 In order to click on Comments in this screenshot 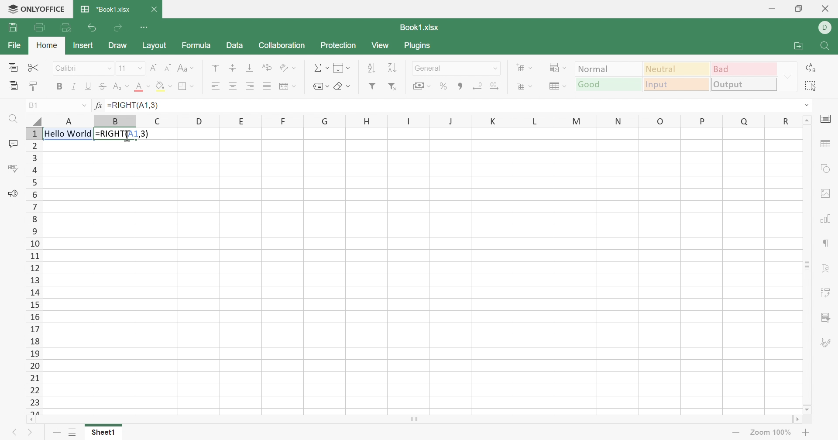, I will do `click(13, 144)`.